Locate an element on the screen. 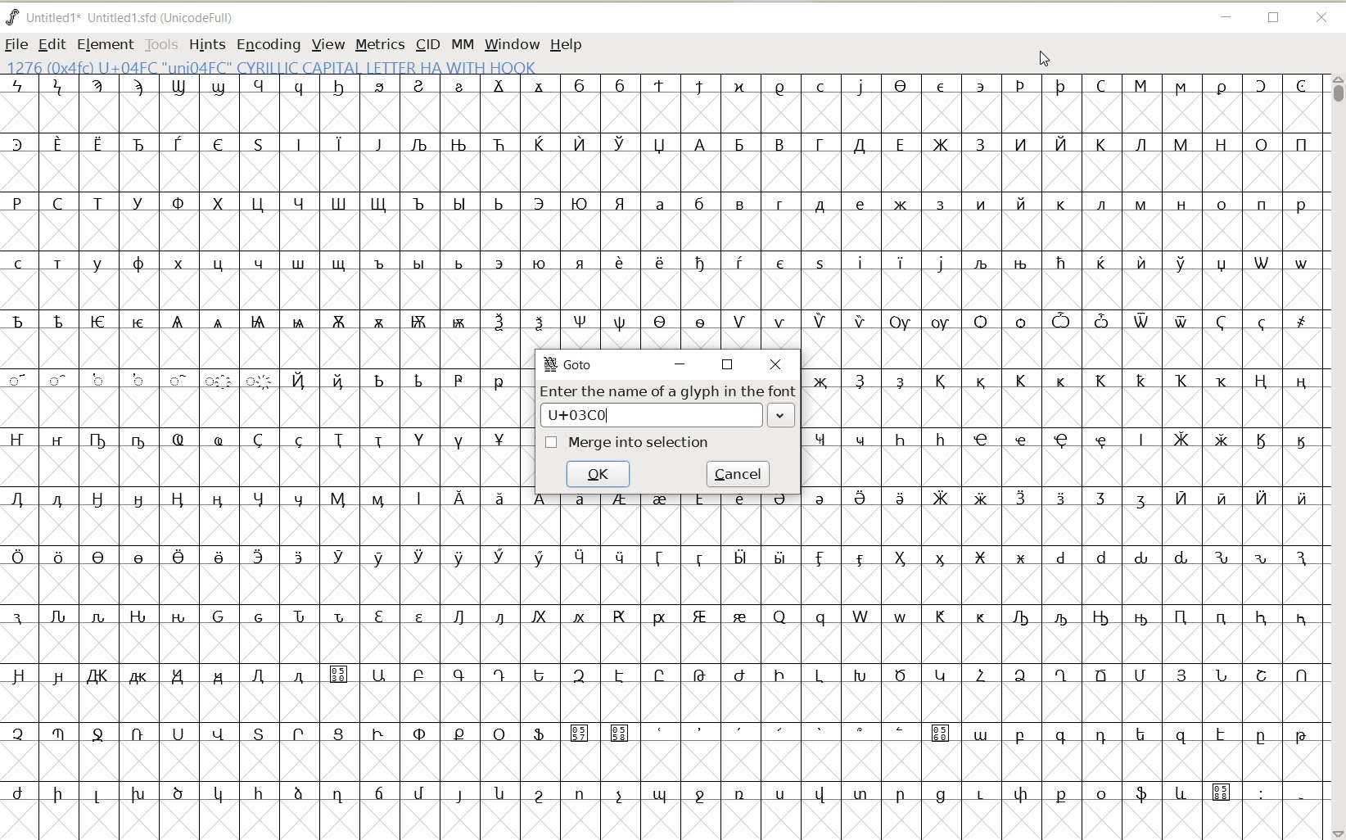 The height and width of the screenshot is (840, 1346). MM is located at coordinates (462, 43).